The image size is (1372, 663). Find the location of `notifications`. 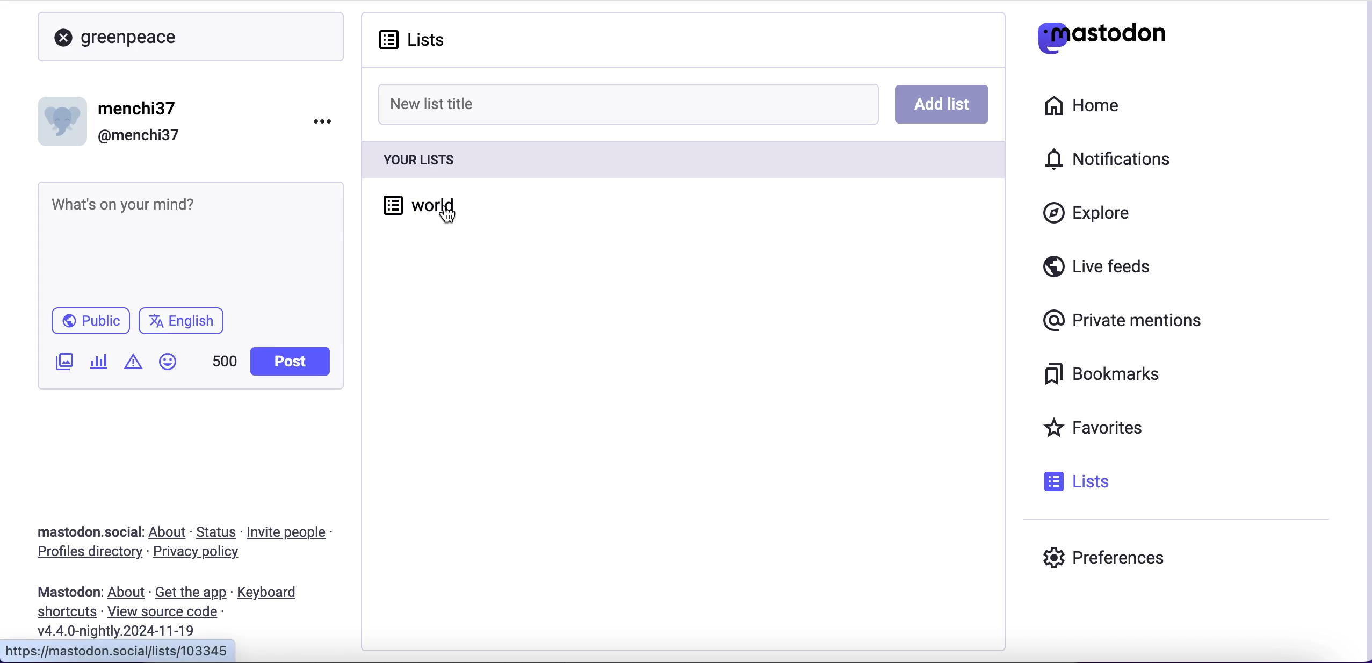

notifications is located at coordinates (1113, 158).